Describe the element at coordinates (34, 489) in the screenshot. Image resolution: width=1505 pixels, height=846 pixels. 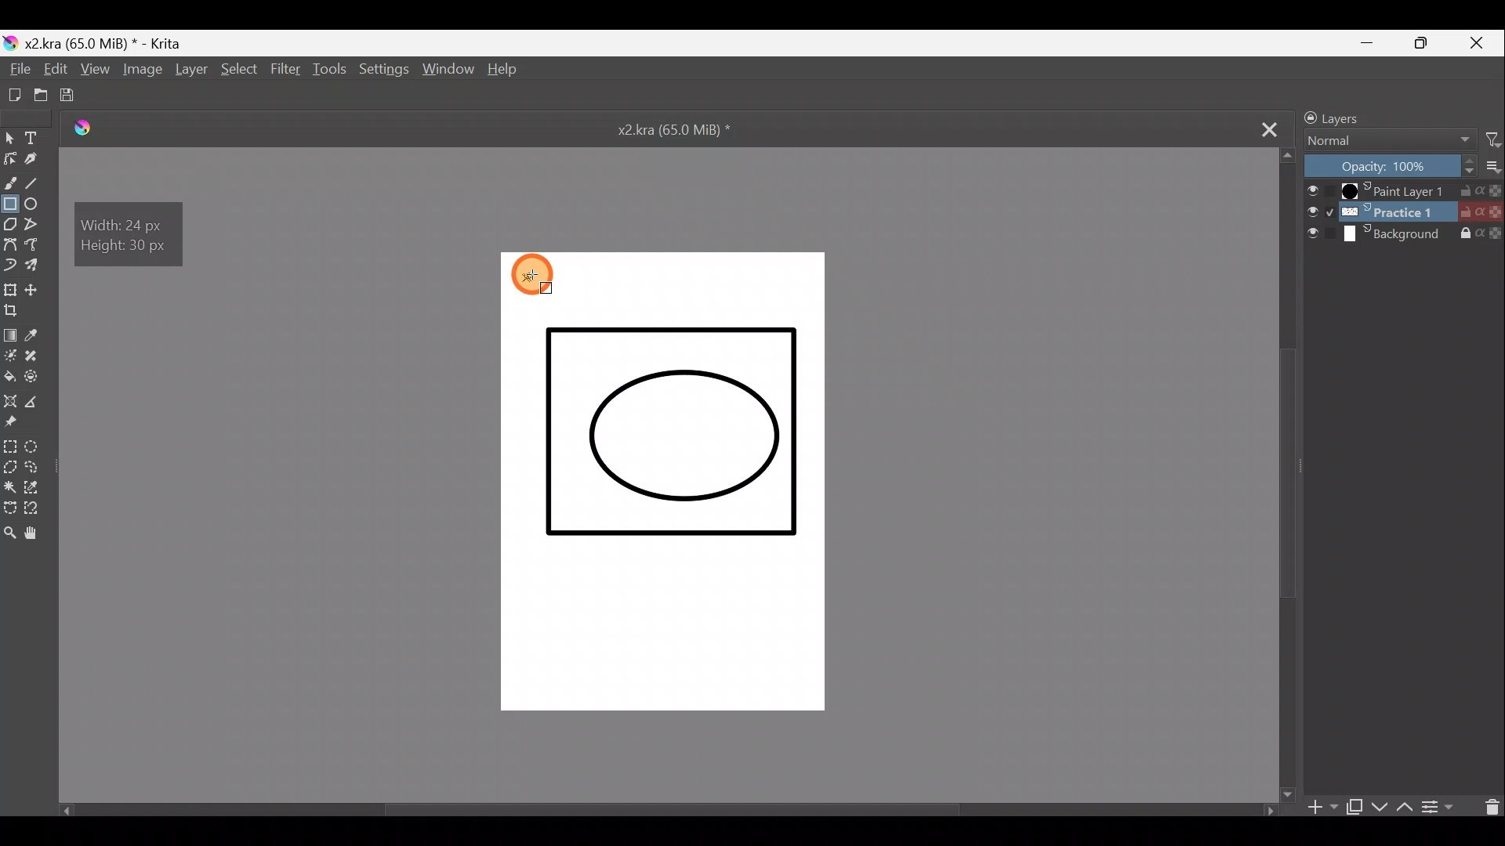
I see `Similar colour selection tool` at that location.